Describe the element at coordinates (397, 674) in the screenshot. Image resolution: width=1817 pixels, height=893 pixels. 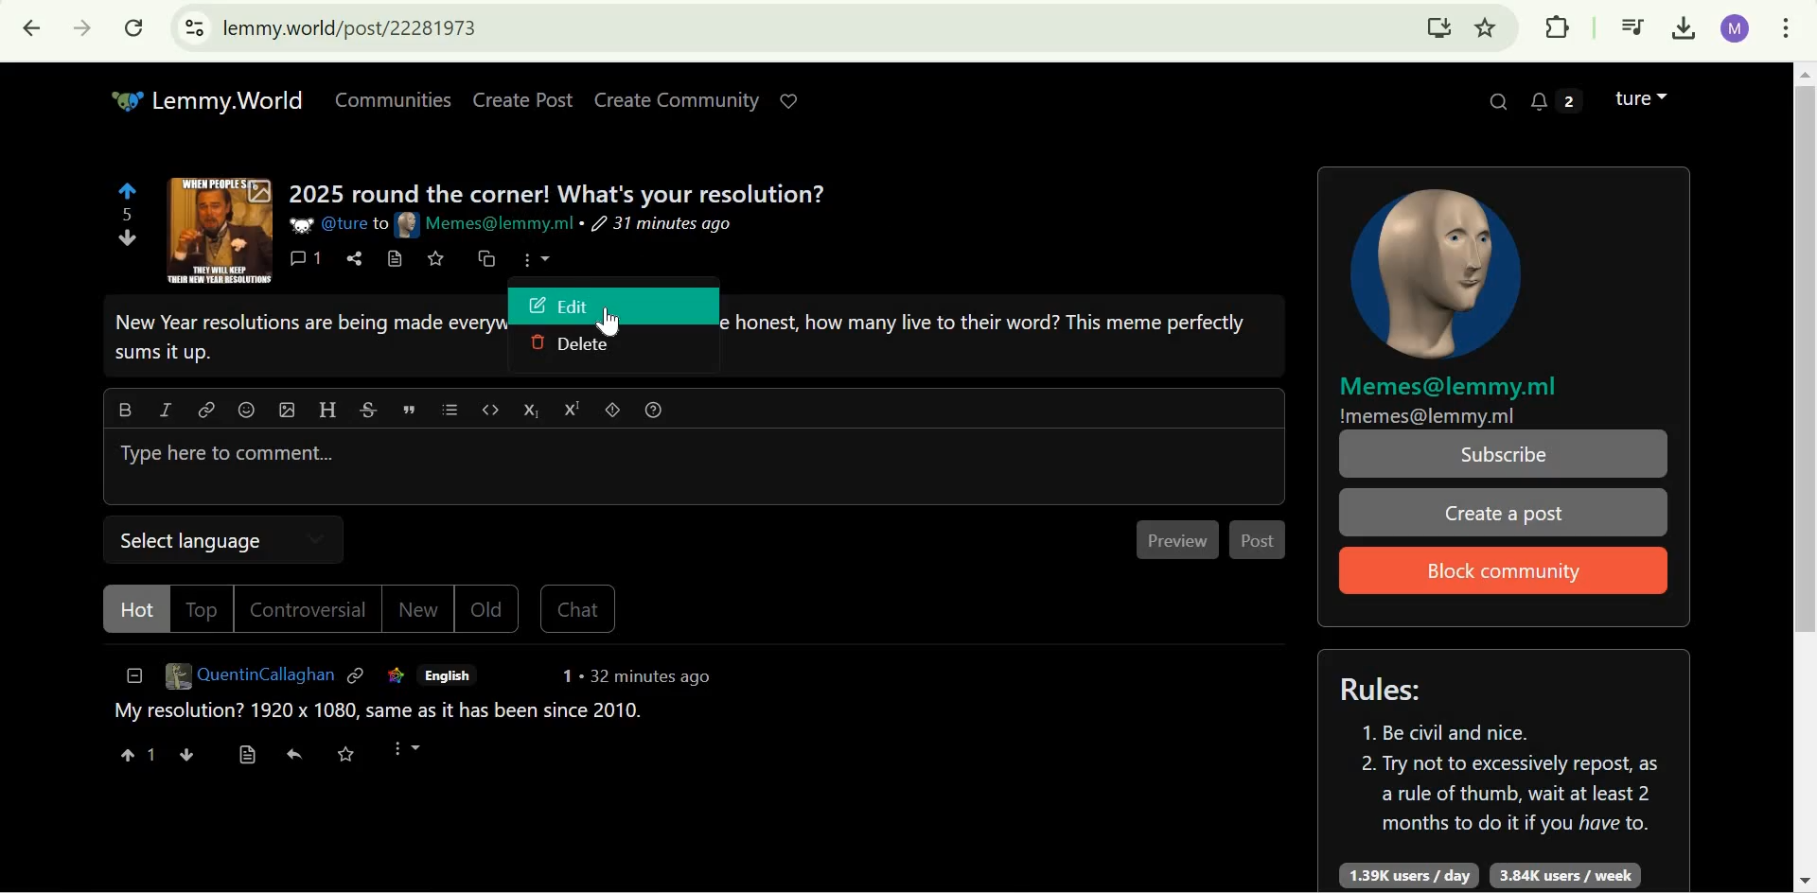
I see `link` at that location.